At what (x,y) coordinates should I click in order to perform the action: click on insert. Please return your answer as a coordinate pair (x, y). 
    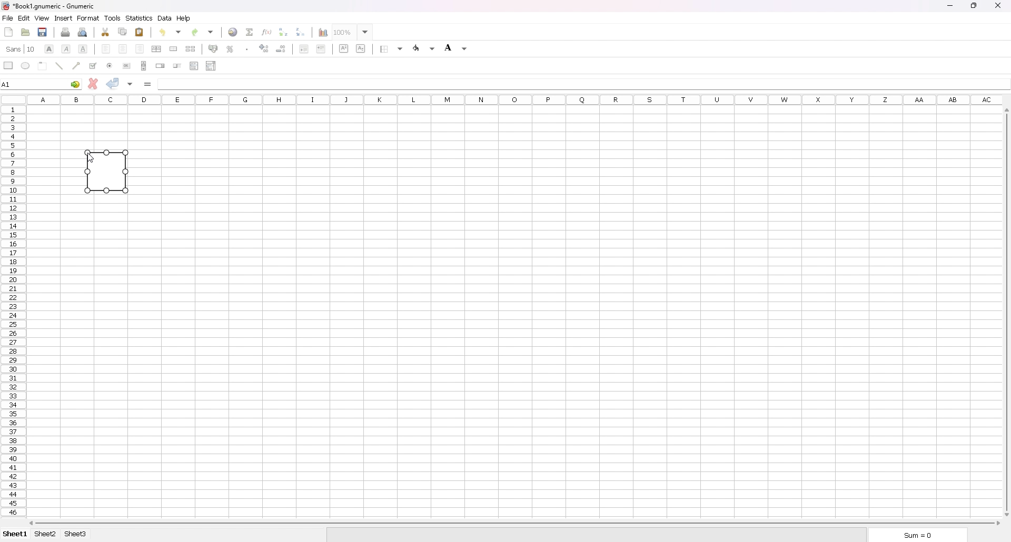
    Looking at the image, I should click on (64, 18).